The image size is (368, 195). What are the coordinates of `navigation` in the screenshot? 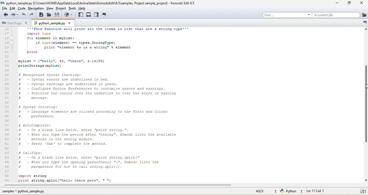 It's located at (36, 8).